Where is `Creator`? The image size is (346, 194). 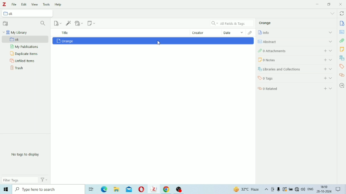
Creator is located at coordinates (206, 32).